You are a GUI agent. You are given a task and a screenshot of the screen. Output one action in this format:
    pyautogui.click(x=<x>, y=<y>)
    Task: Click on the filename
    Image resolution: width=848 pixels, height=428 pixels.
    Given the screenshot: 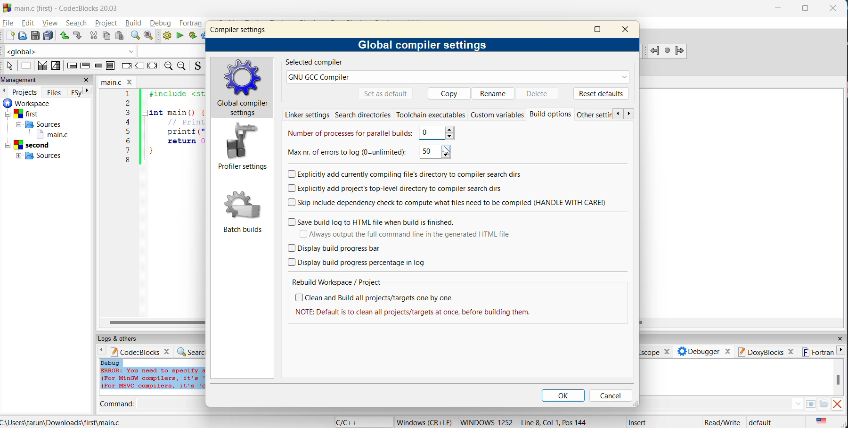 What is the action you would take?
    pyautogui.click(x=116, y=81)
    